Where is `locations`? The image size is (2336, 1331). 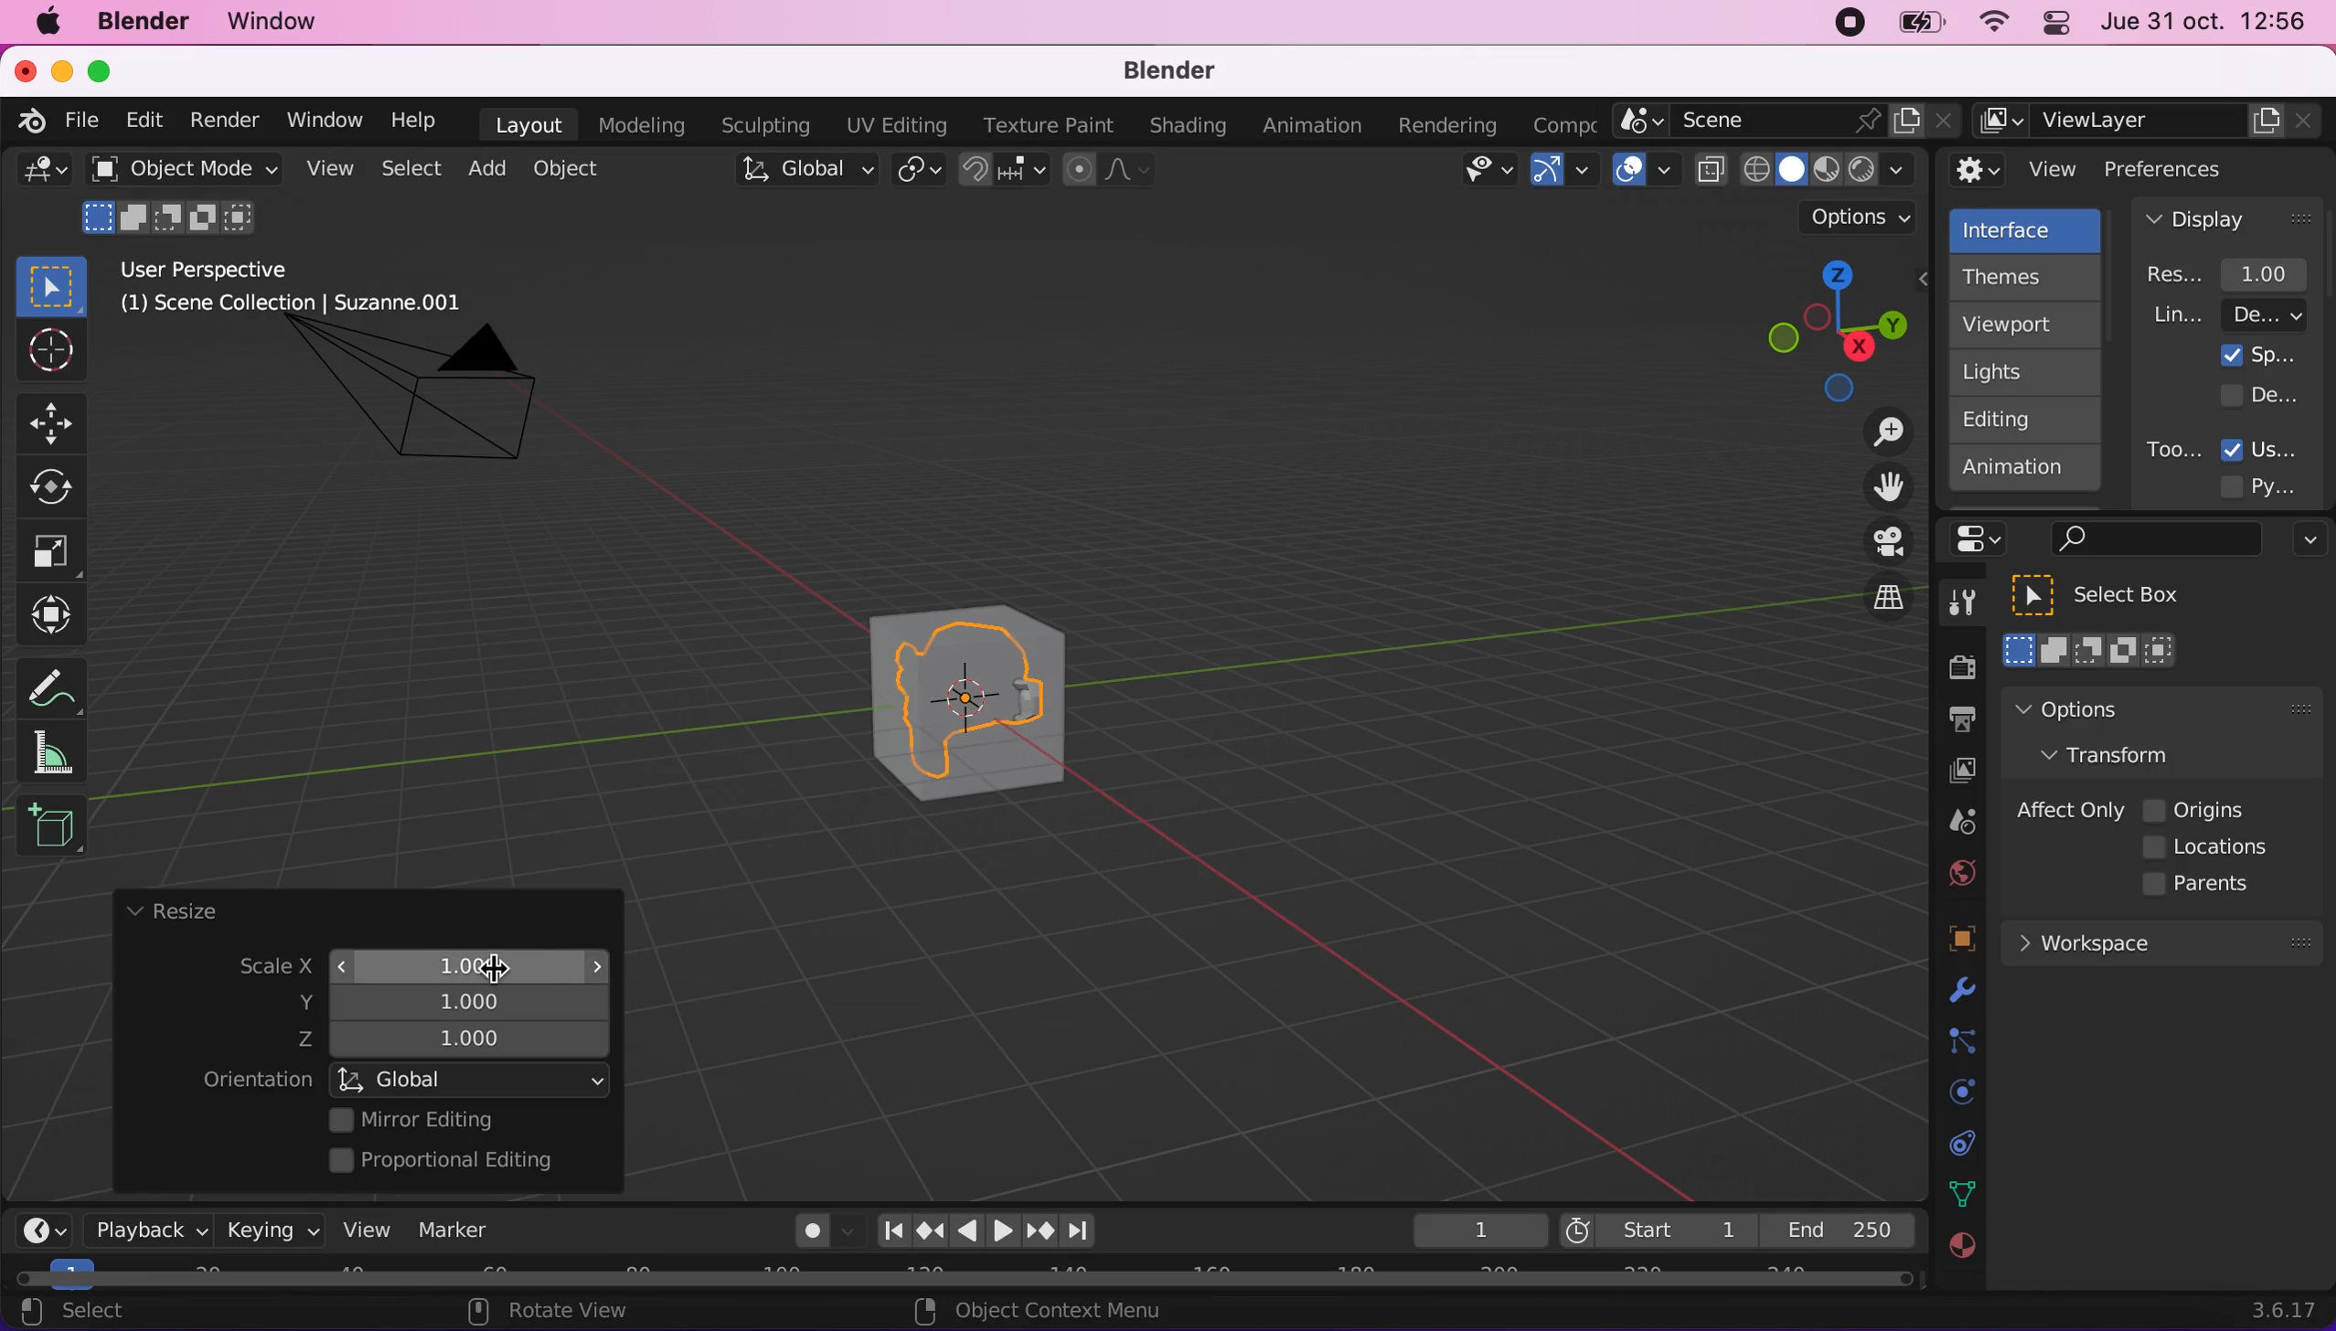 locations is located at coordinates (2212, 847).